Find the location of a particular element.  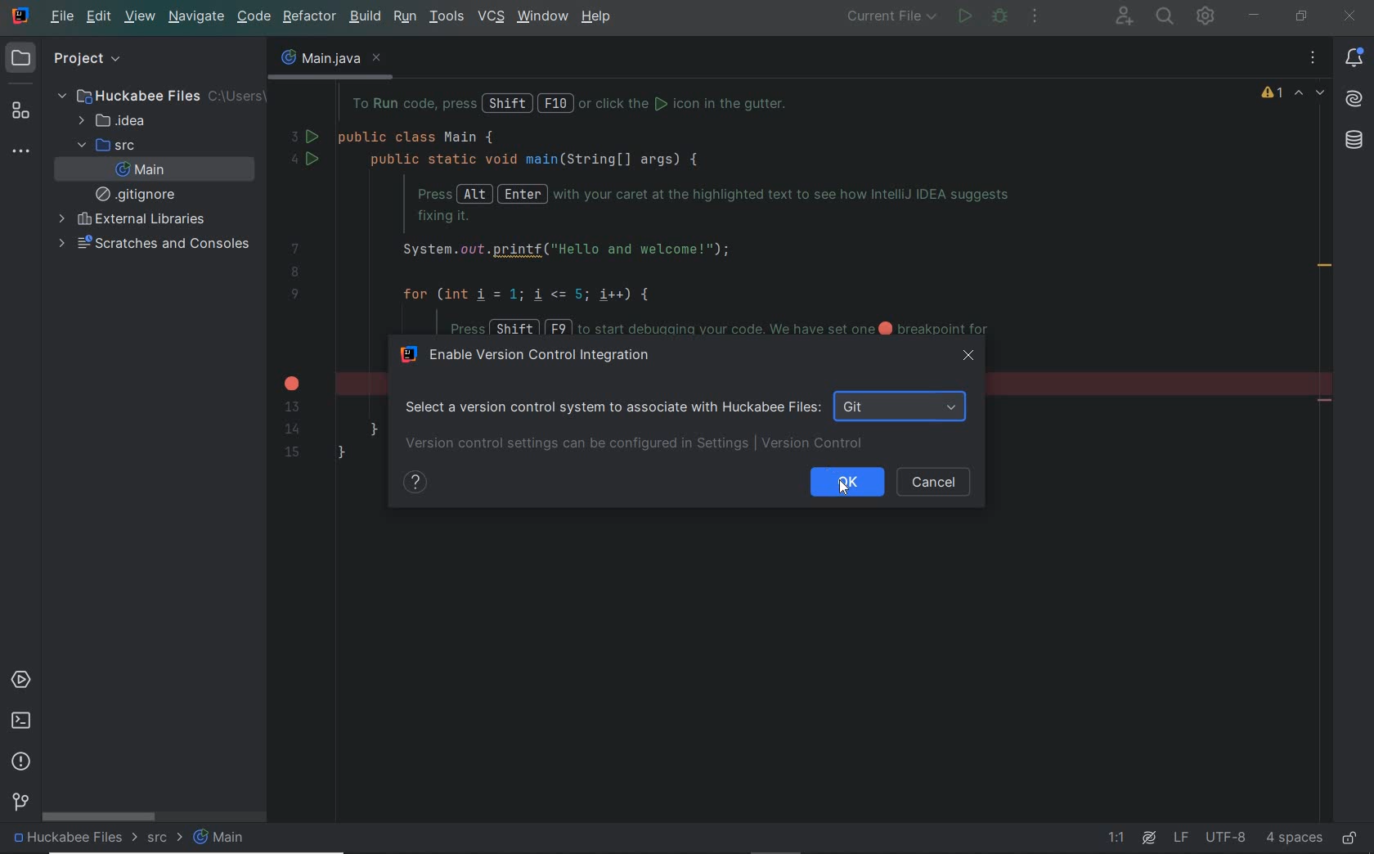

version control settings can be configured in settings is located at coordinates (640, 443).